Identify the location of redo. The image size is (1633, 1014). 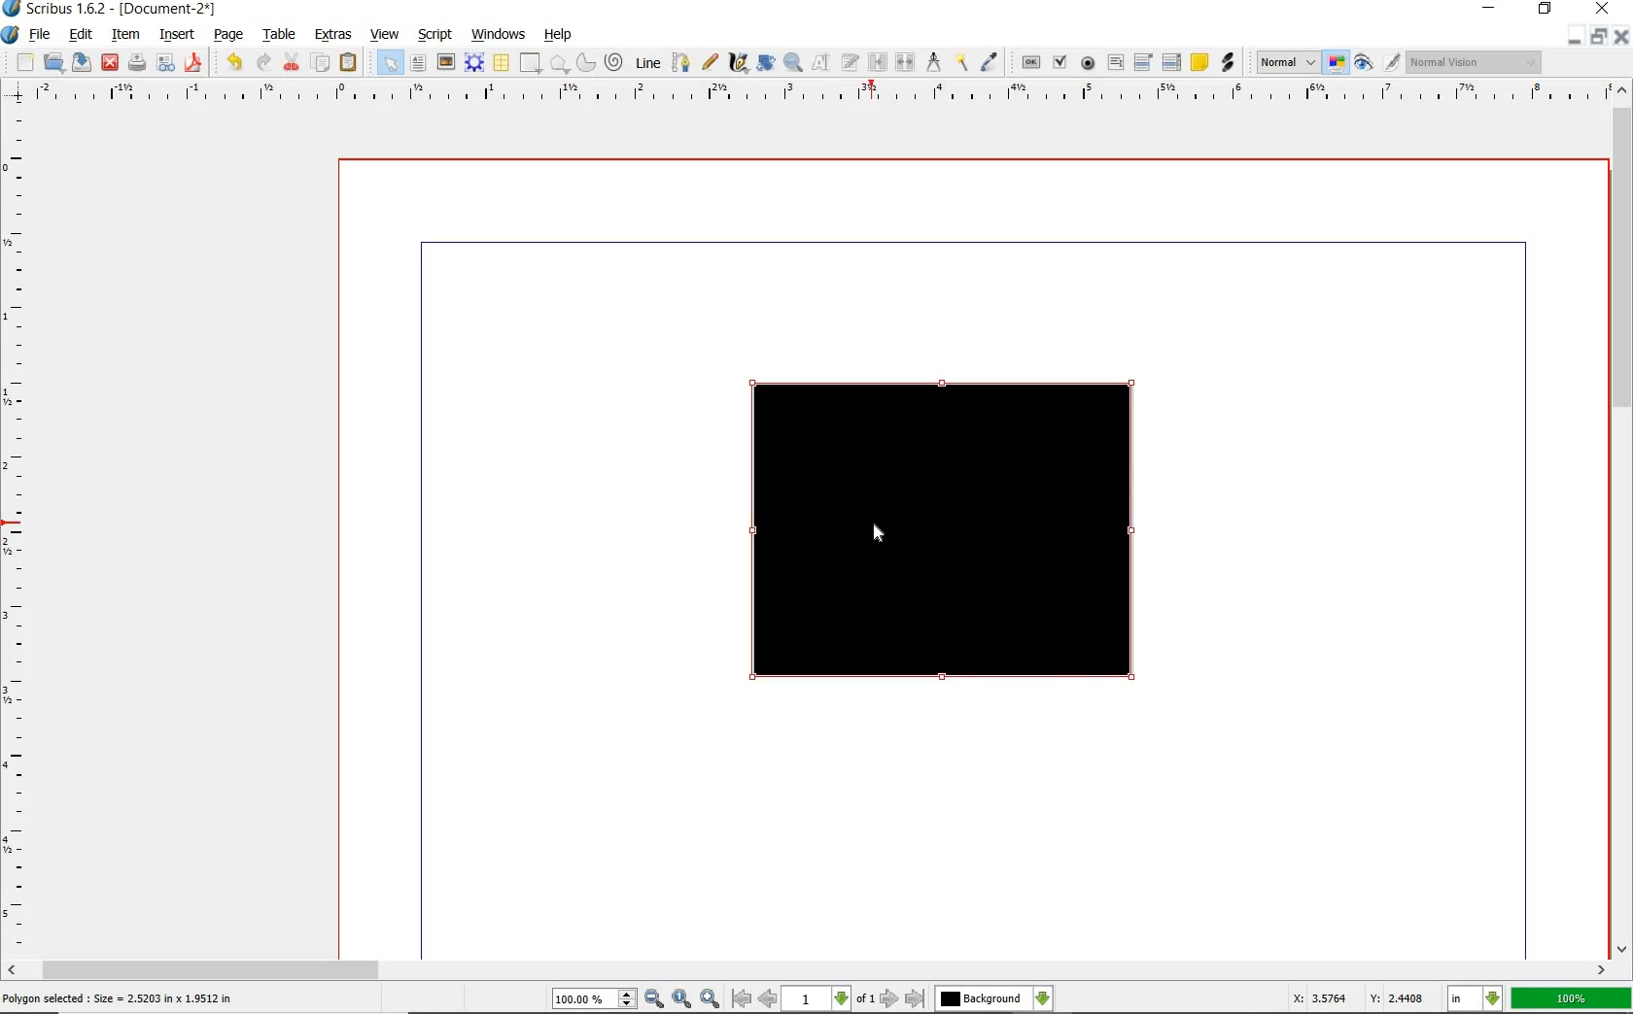
(262, 63).